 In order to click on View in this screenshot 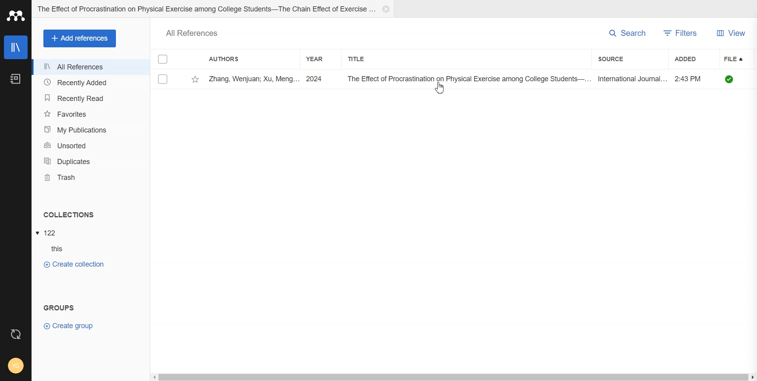, I will do `click(732, 33)`.